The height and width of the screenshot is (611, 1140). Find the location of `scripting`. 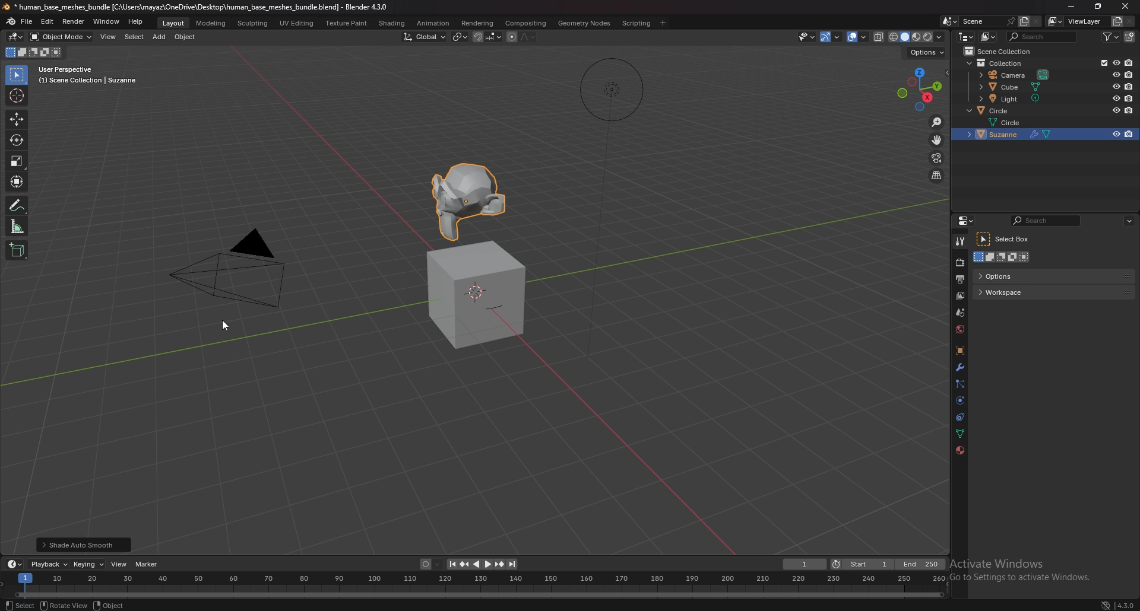

scripting is located at coordinates (637, 23).